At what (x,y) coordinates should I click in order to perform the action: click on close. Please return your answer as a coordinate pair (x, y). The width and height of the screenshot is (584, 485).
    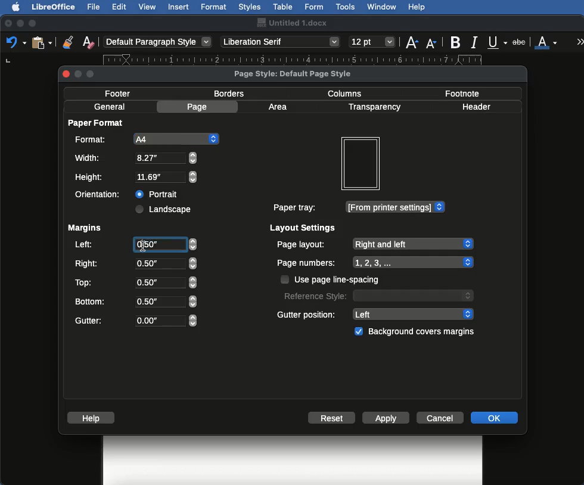
    Looking at the image, I should click on (66, 75).